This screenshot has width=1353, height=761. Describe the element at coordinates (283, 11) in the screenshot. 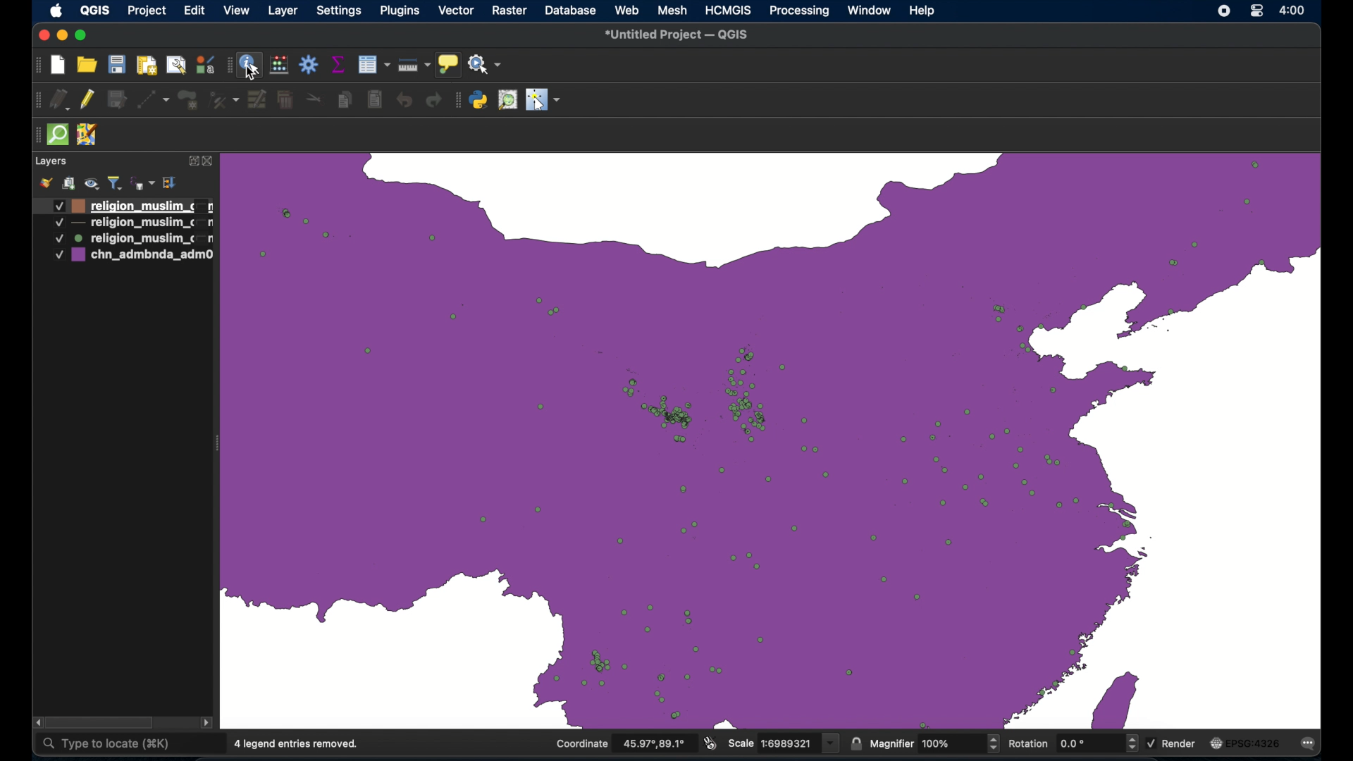

I see `layer` at that location.